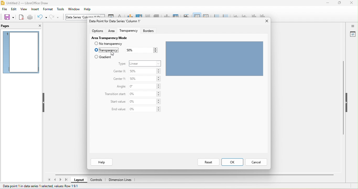 This screenshot has height=189, width=358. Describe the element at coordinates (121, 63) in the screenshot. I see `type` at that location.